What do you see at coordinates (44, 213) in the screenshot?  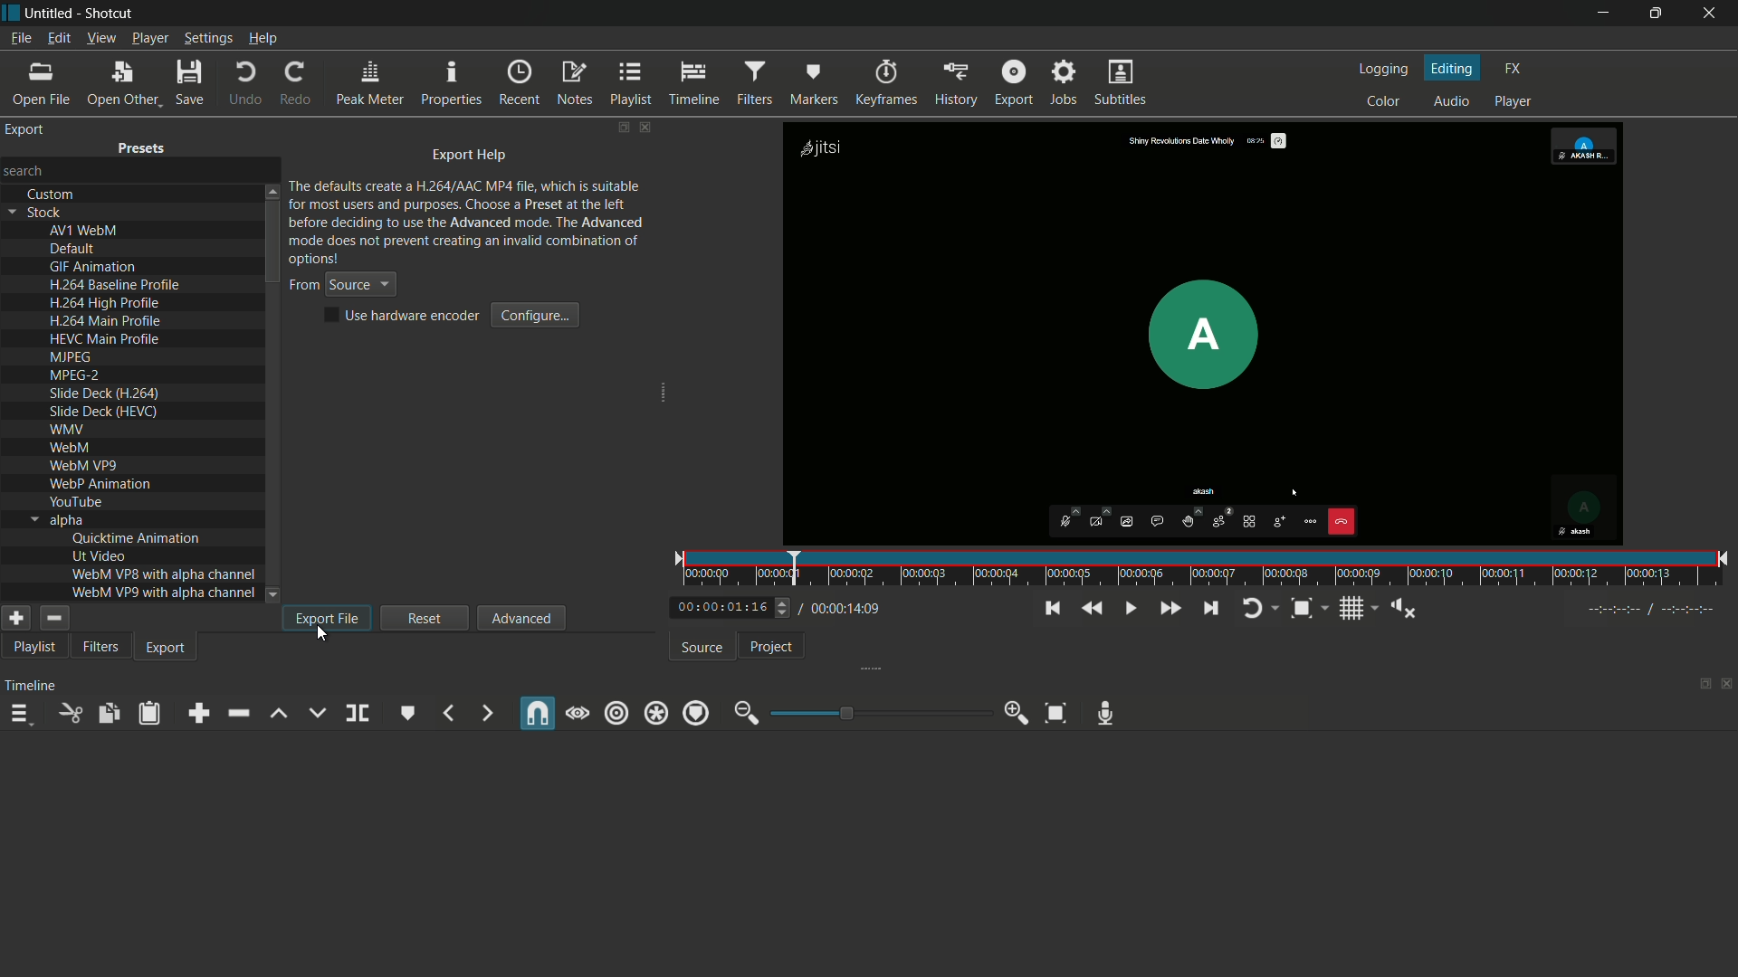 I see `stock` at bounding box center [44, 213].